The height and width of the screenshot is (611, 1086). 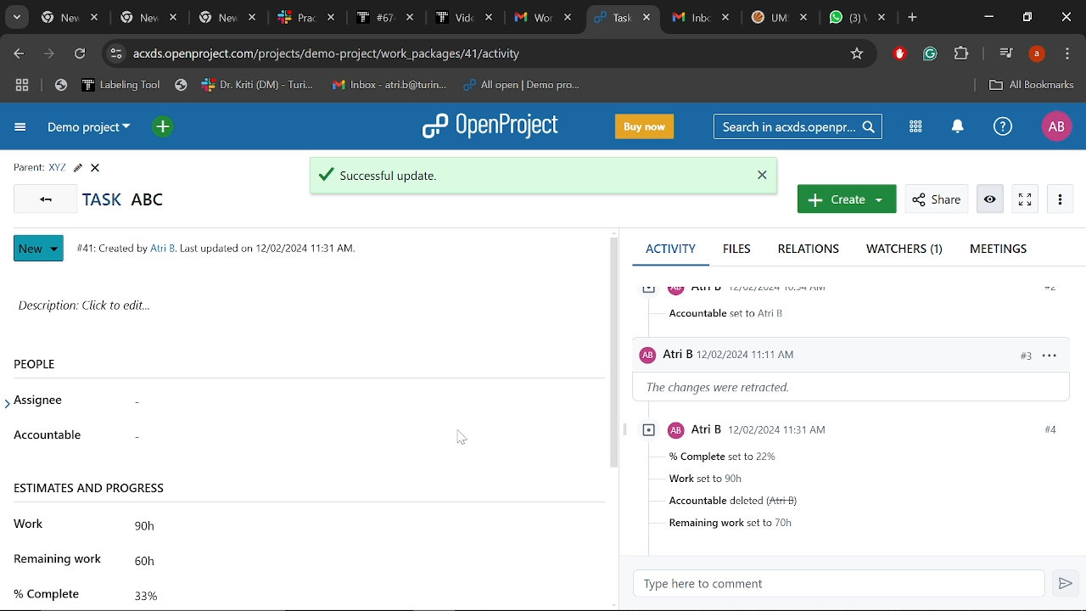 I want to click on Update successful, so click(x=523, y=173).